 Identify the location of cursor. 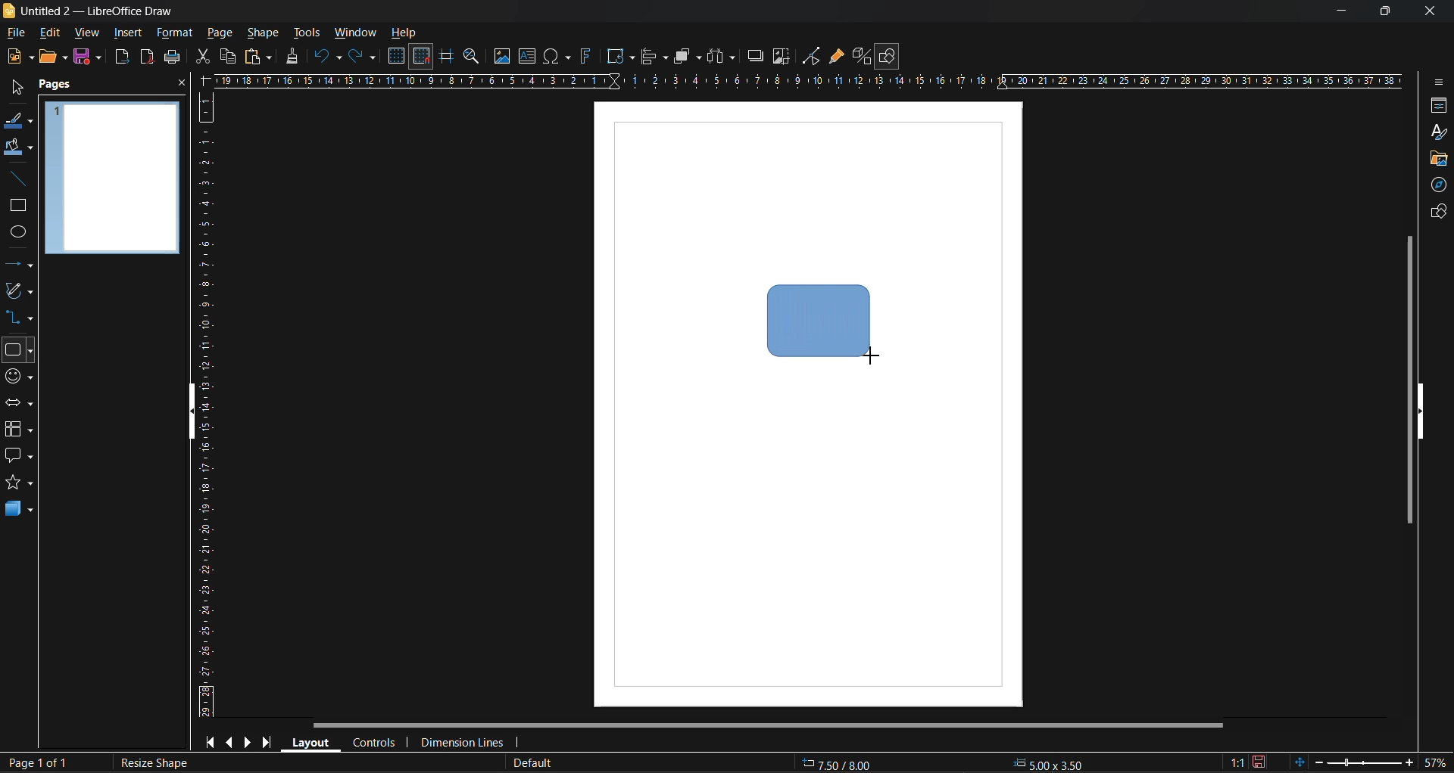
(872, 355).